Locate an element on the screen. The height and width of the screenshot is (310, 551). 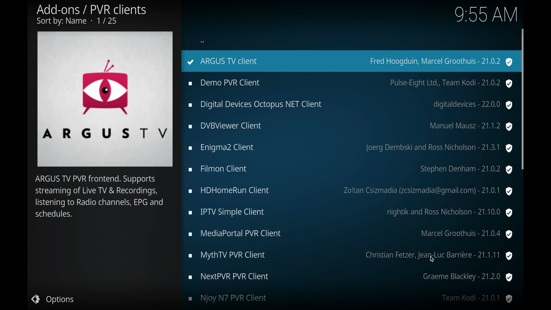
iptv  is located at coordinates (351, 213).